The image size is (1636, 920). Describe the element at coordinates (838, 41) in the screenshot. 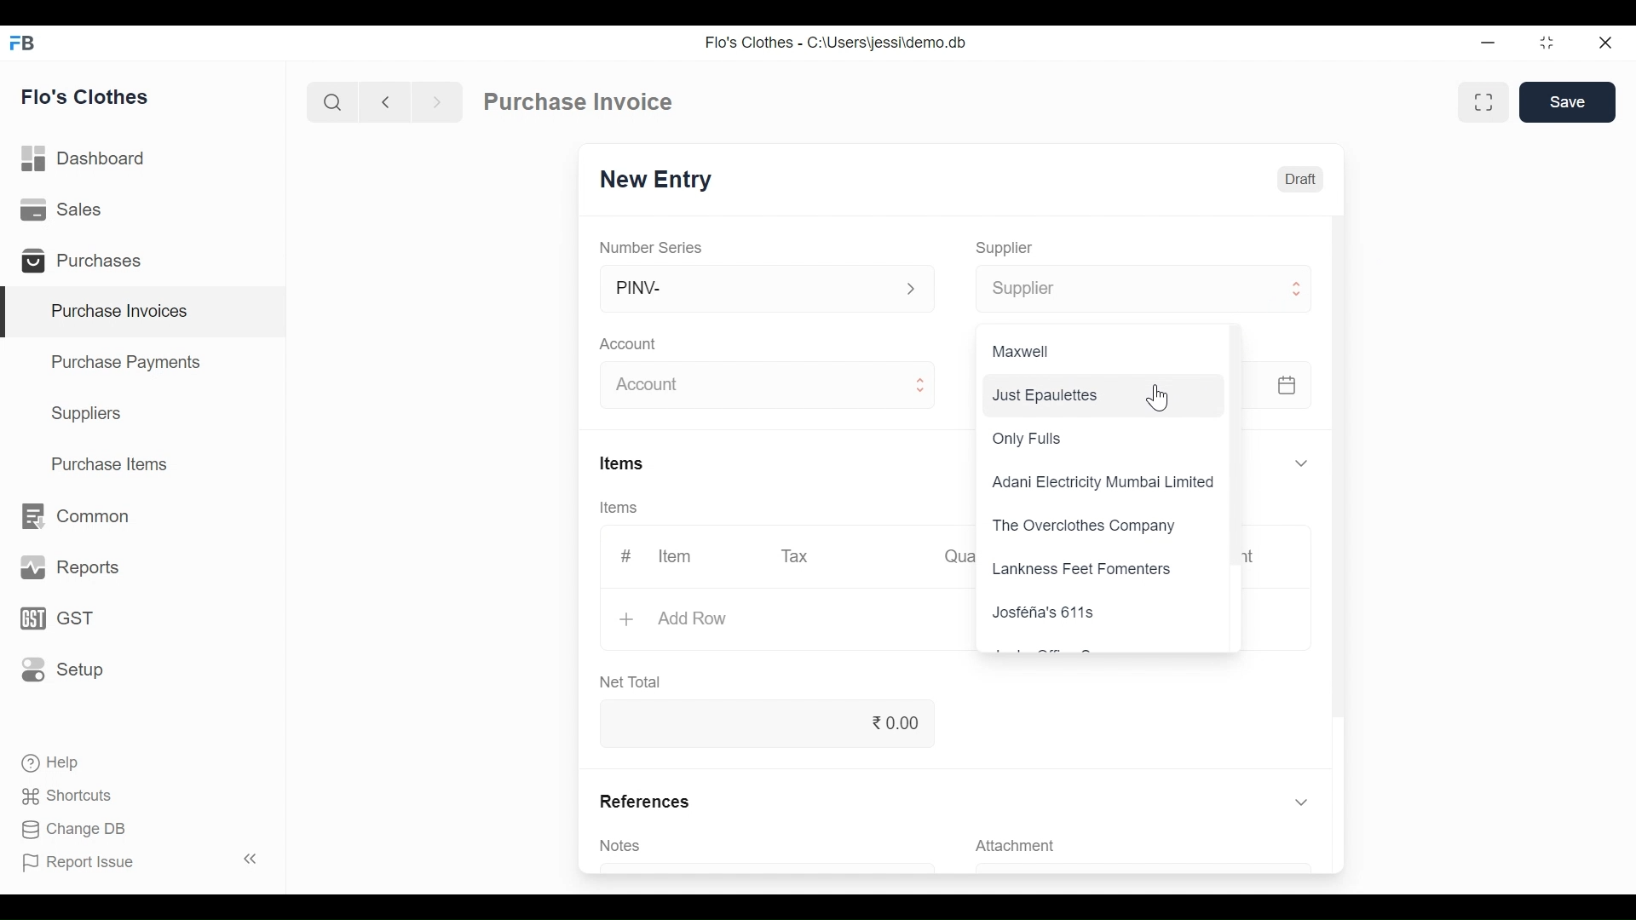

I see `Flo's Clothes - C:\Users\jessi\demo.db` at that location.